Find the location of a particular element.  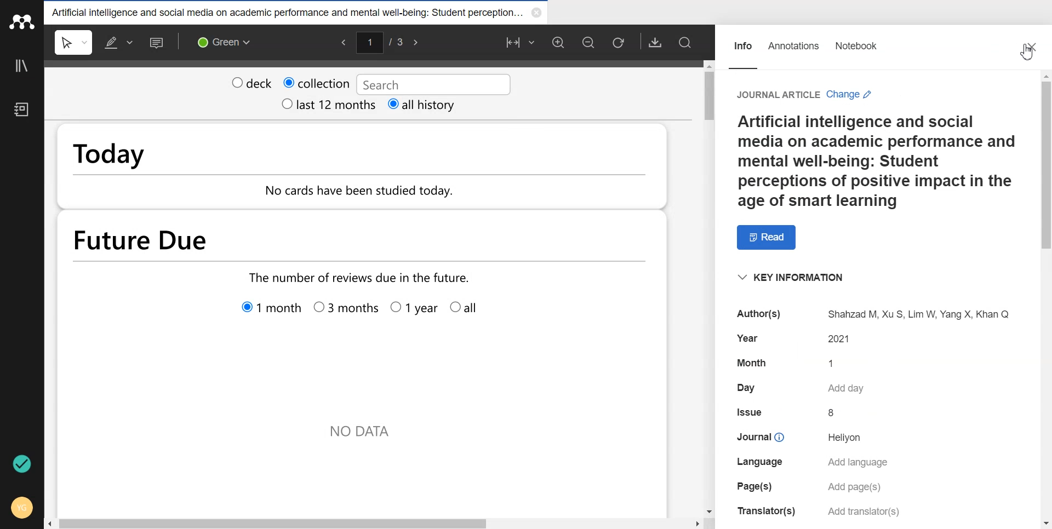

Vertical scroll bar is located at coordinates (710, 287).